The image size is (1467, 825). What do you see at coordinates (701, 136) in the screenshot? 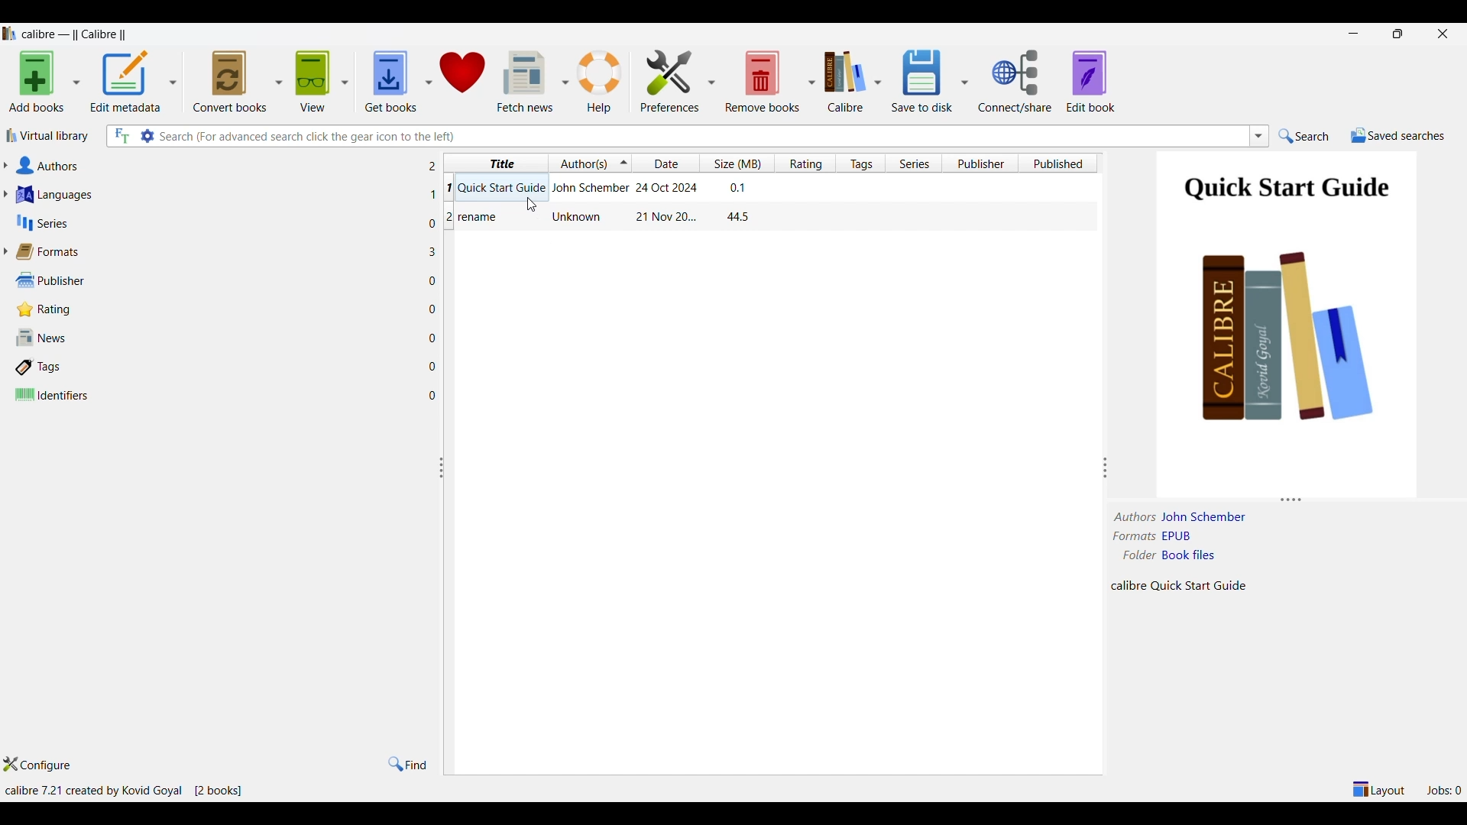
I see `Type in search` at bounding box center [701, 136].